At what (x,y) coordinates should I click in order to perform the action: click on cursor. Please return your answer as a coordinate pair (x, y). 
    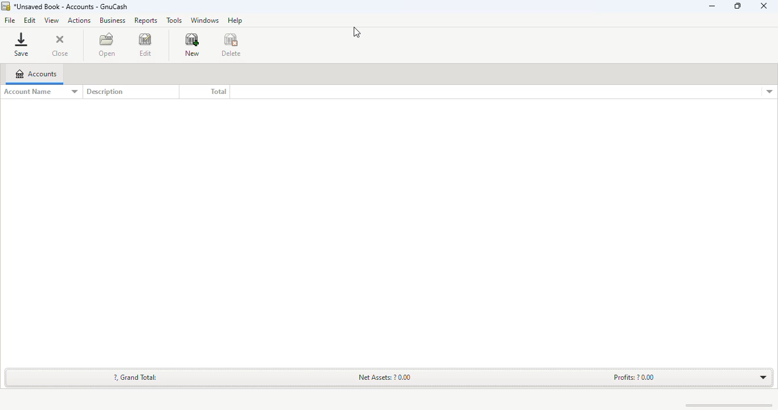
    Looking at the image, I should click on (357, 33).